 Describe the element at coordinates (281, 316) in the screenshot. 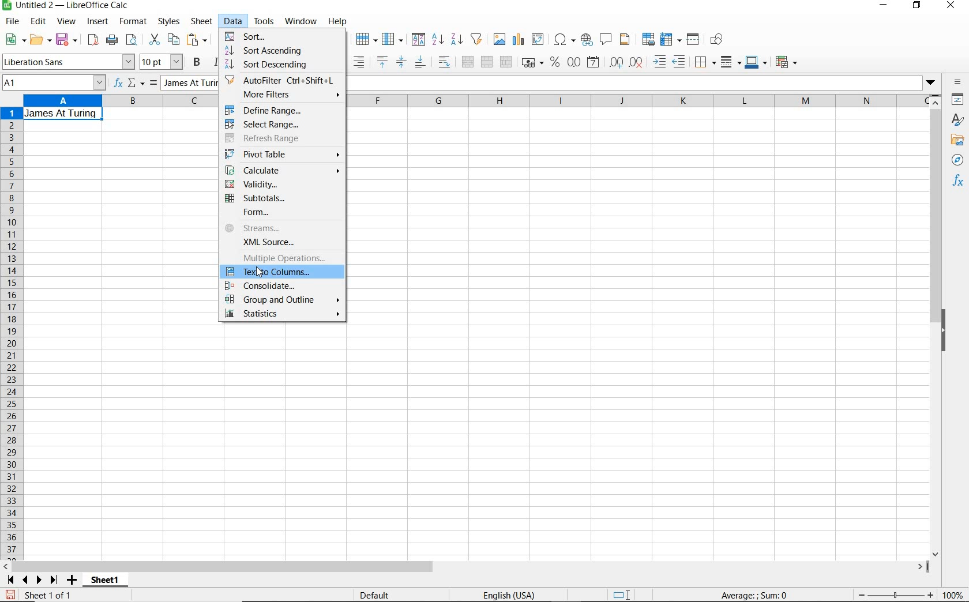

I see `statistics` at that location.